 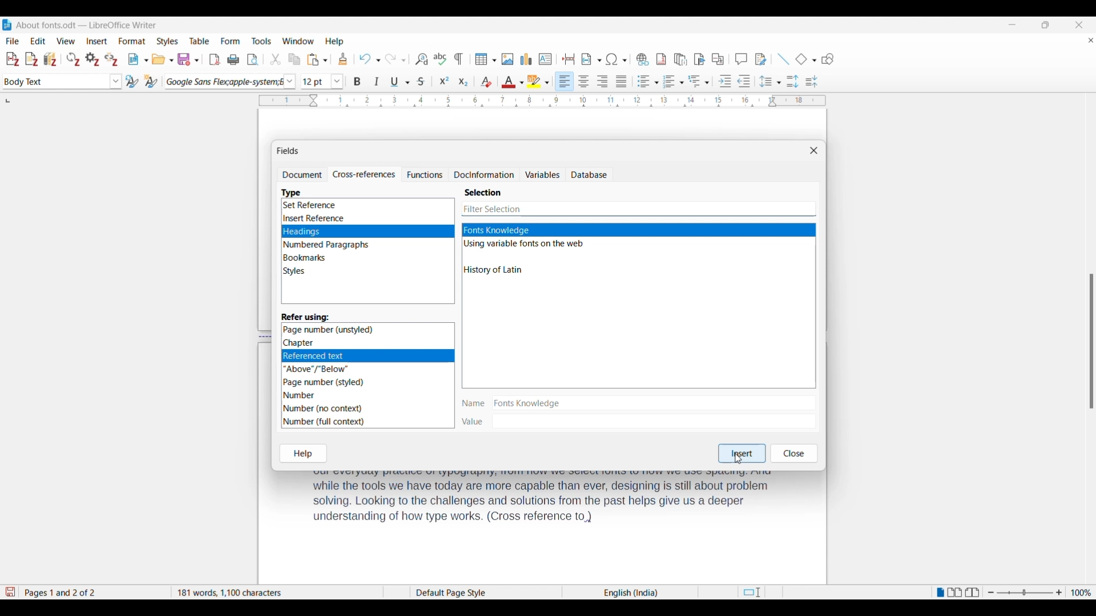 What do you see at coordinates (425, 174) in the screenshot?
I see `Functions` at bounding box center [425, 174].